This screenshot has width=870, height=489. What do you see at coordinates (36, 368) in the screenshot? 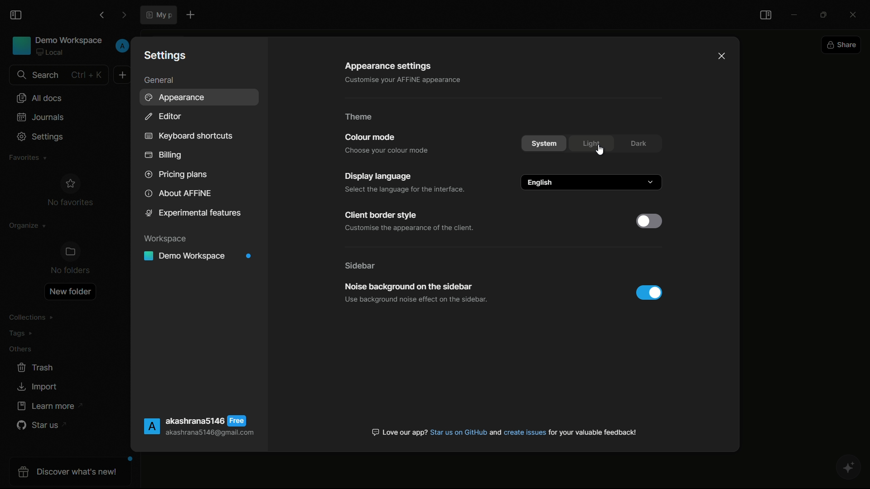
I see `trash` at bounding box center [36, 368].